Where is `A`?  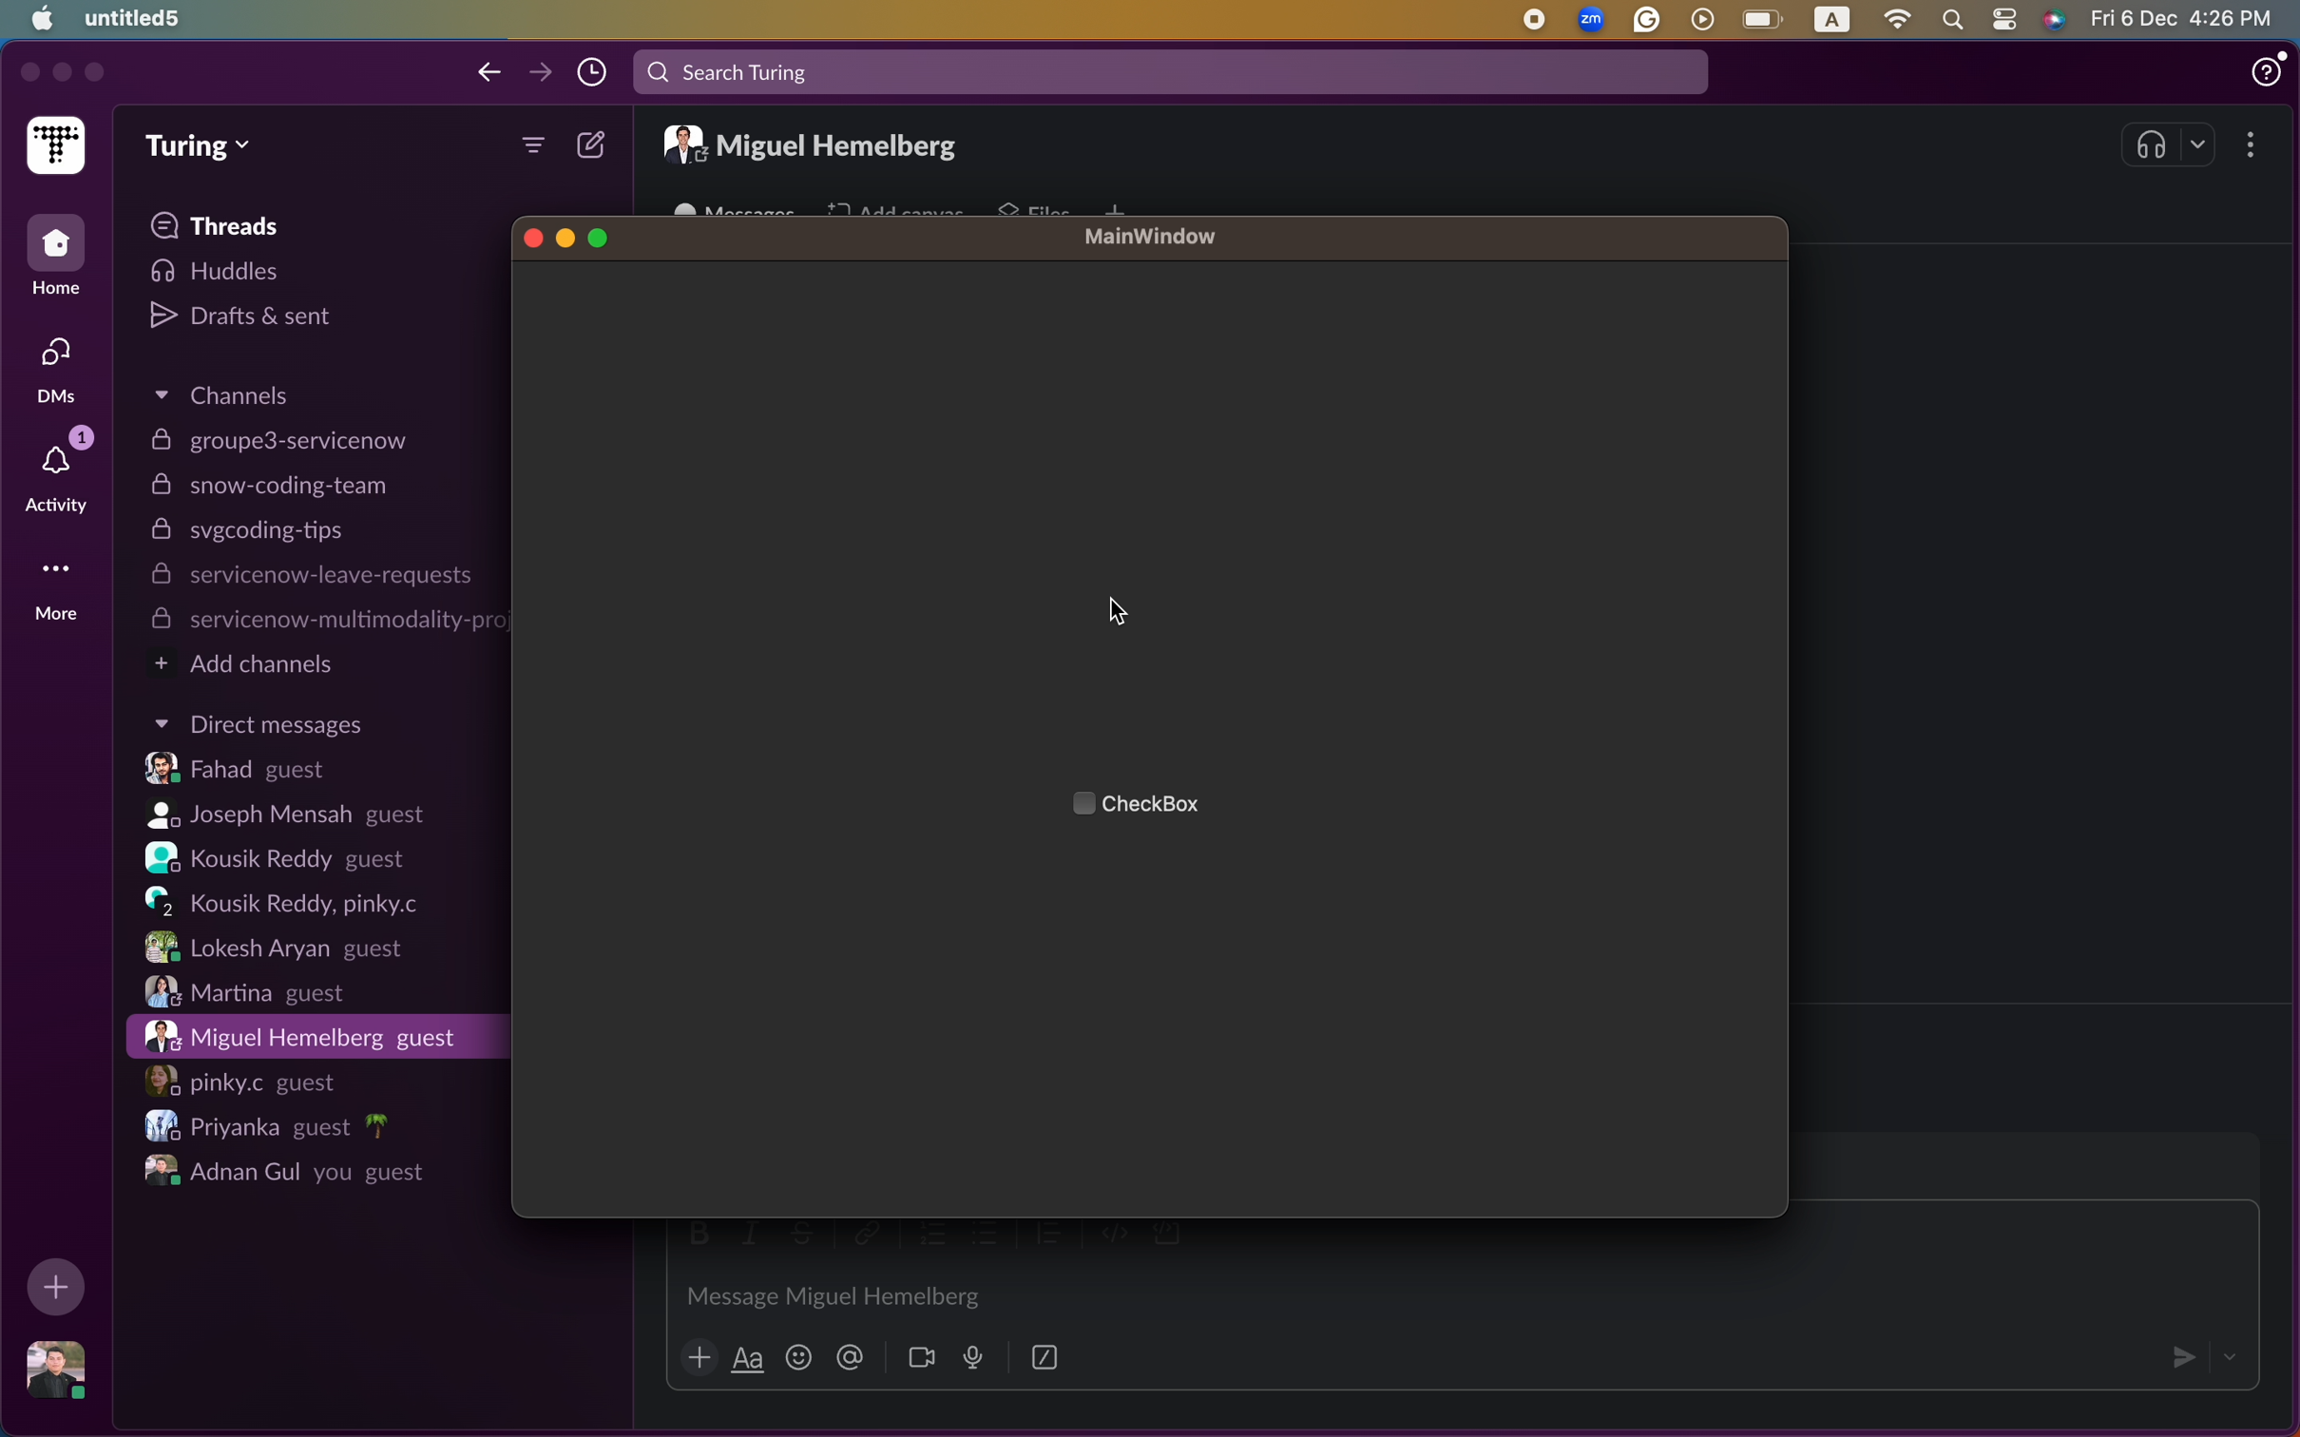
A is located at coordinates (1831, 20).